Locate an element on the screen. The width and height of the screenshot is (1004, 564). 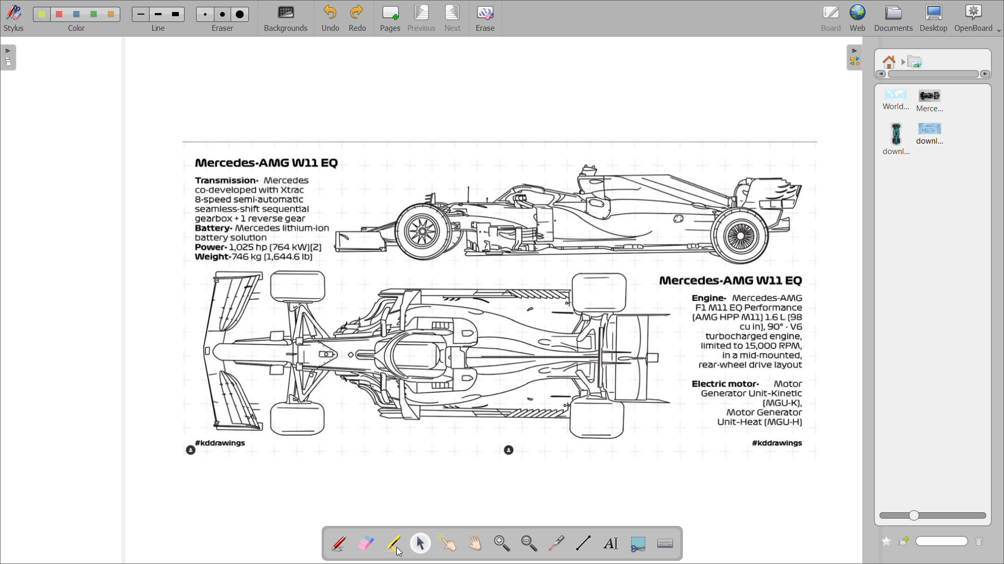
line is located at coordinates (158, 28).